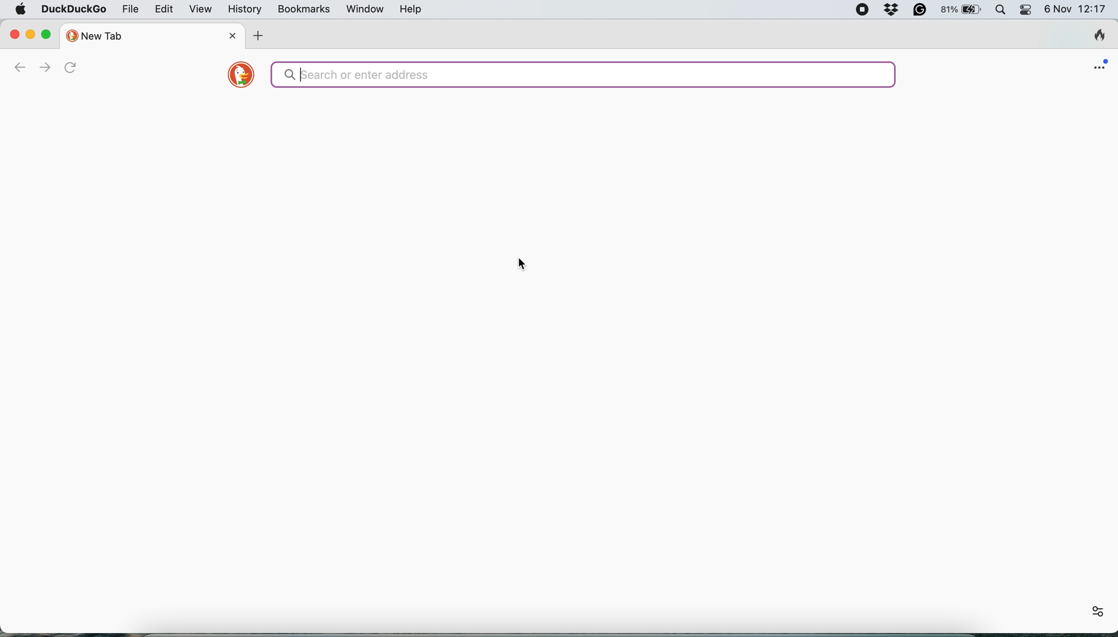  I want to click on view, so click(201, 10).